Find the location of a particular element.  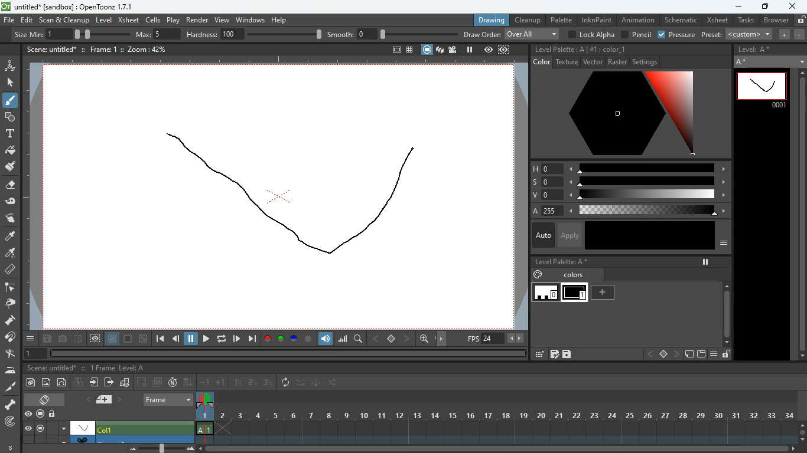

red is located at coordinates (267, 339).